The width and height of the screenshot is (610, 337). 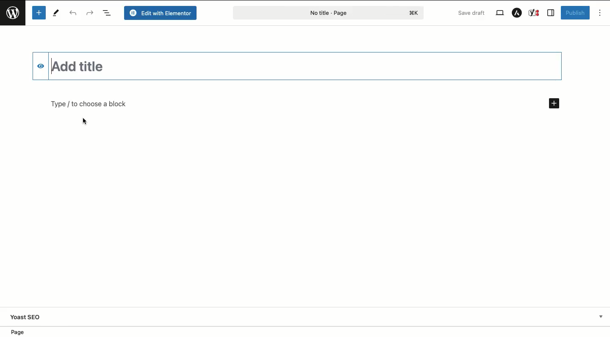 I want to click on Edit with elementor, so click(x=162, y=13).